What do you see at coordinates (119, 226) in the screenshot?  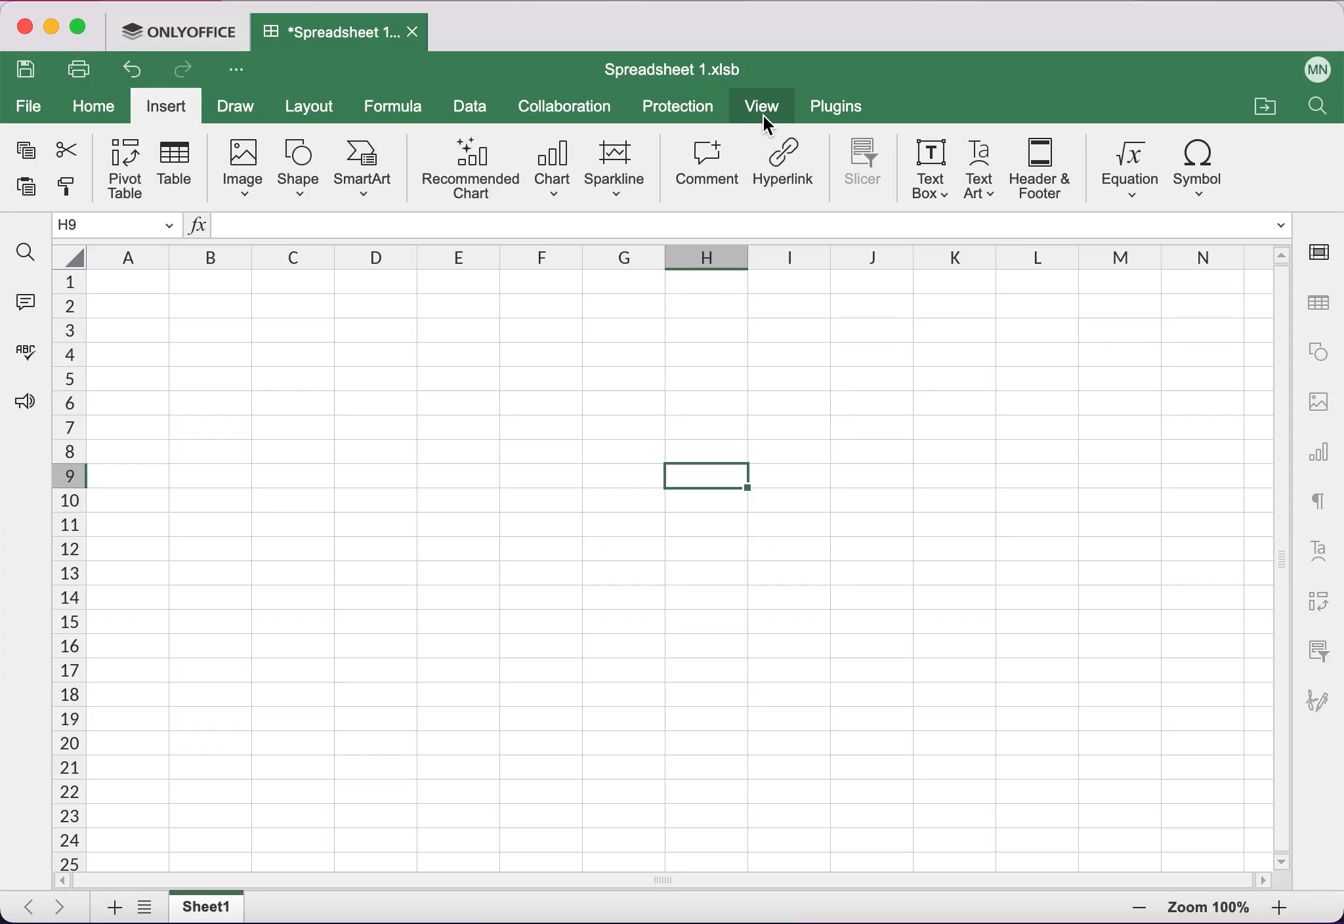 I see `current cell` at bounding box center [119, 226].